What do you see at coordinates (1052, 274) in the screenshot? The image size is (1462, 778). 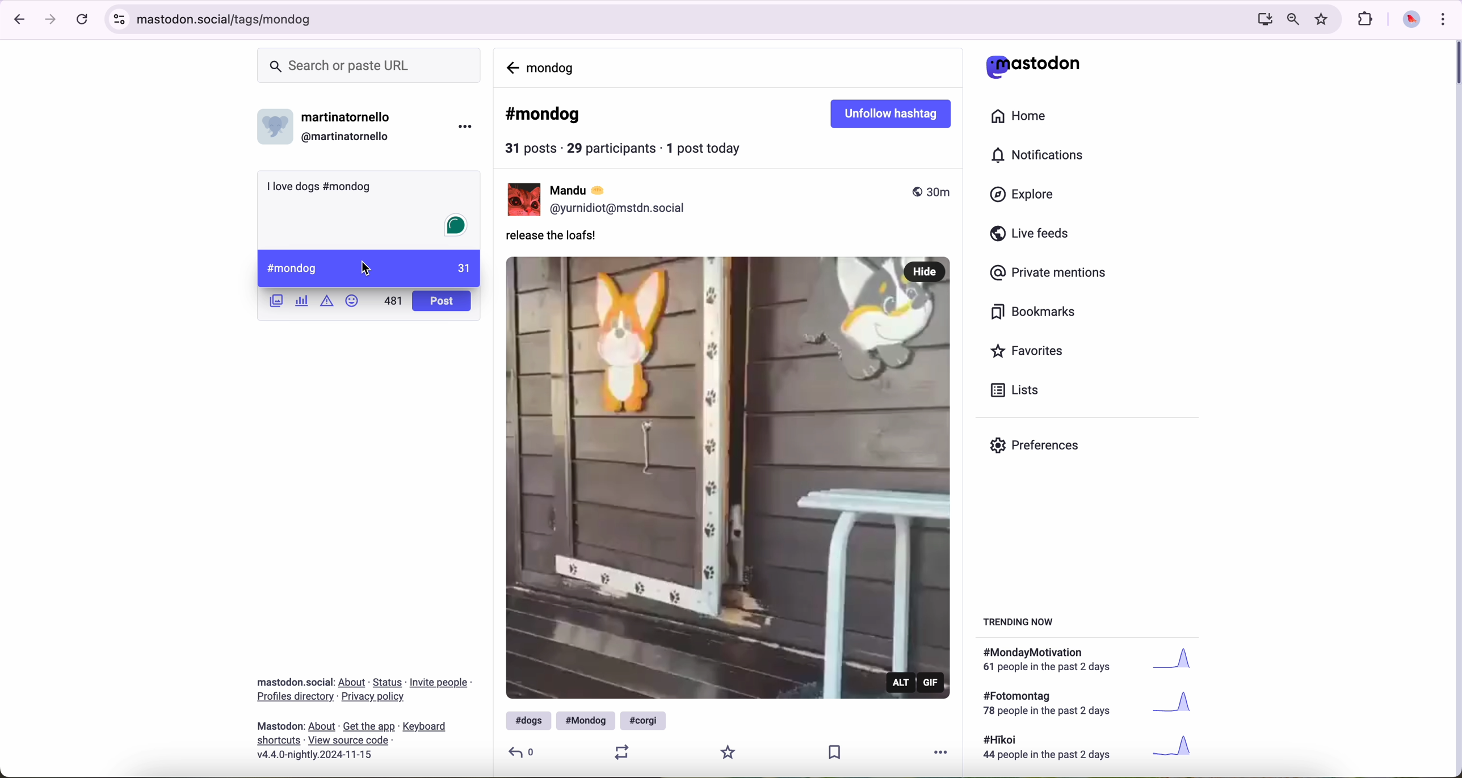 I see `private mentions` at bounding box center [1052, 274].